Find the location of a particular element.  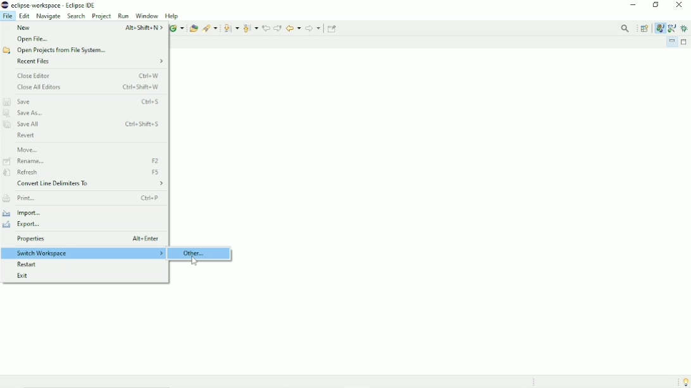

New java class is located at coordinates (177, 28).